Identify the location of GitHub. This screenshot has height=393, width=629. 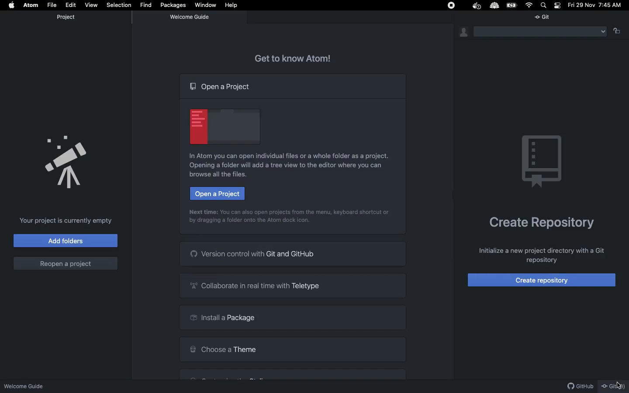
(577, 386).